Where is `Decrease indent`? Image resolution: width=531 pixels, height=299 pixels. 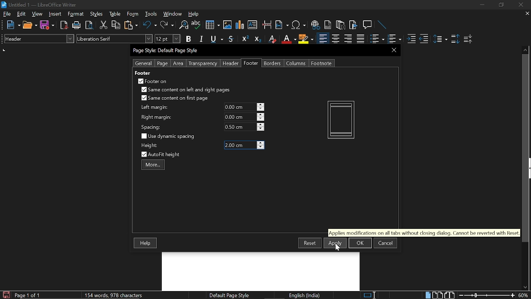
Decrease indent is located at coordinates (424, 39).